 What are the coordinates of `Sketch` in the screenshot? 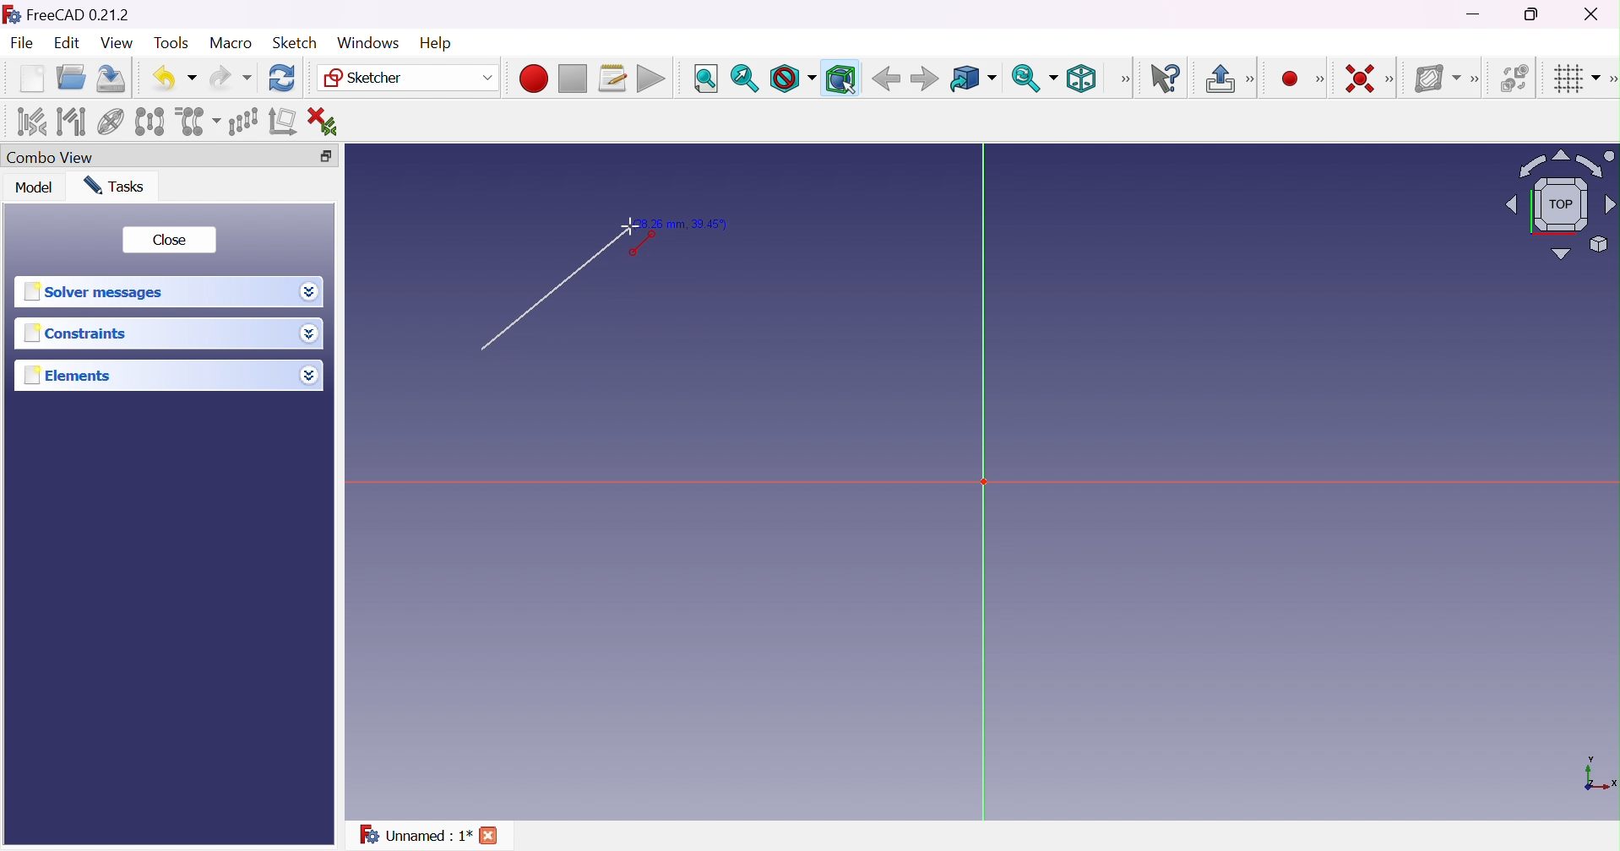 It's located at (296, 43).